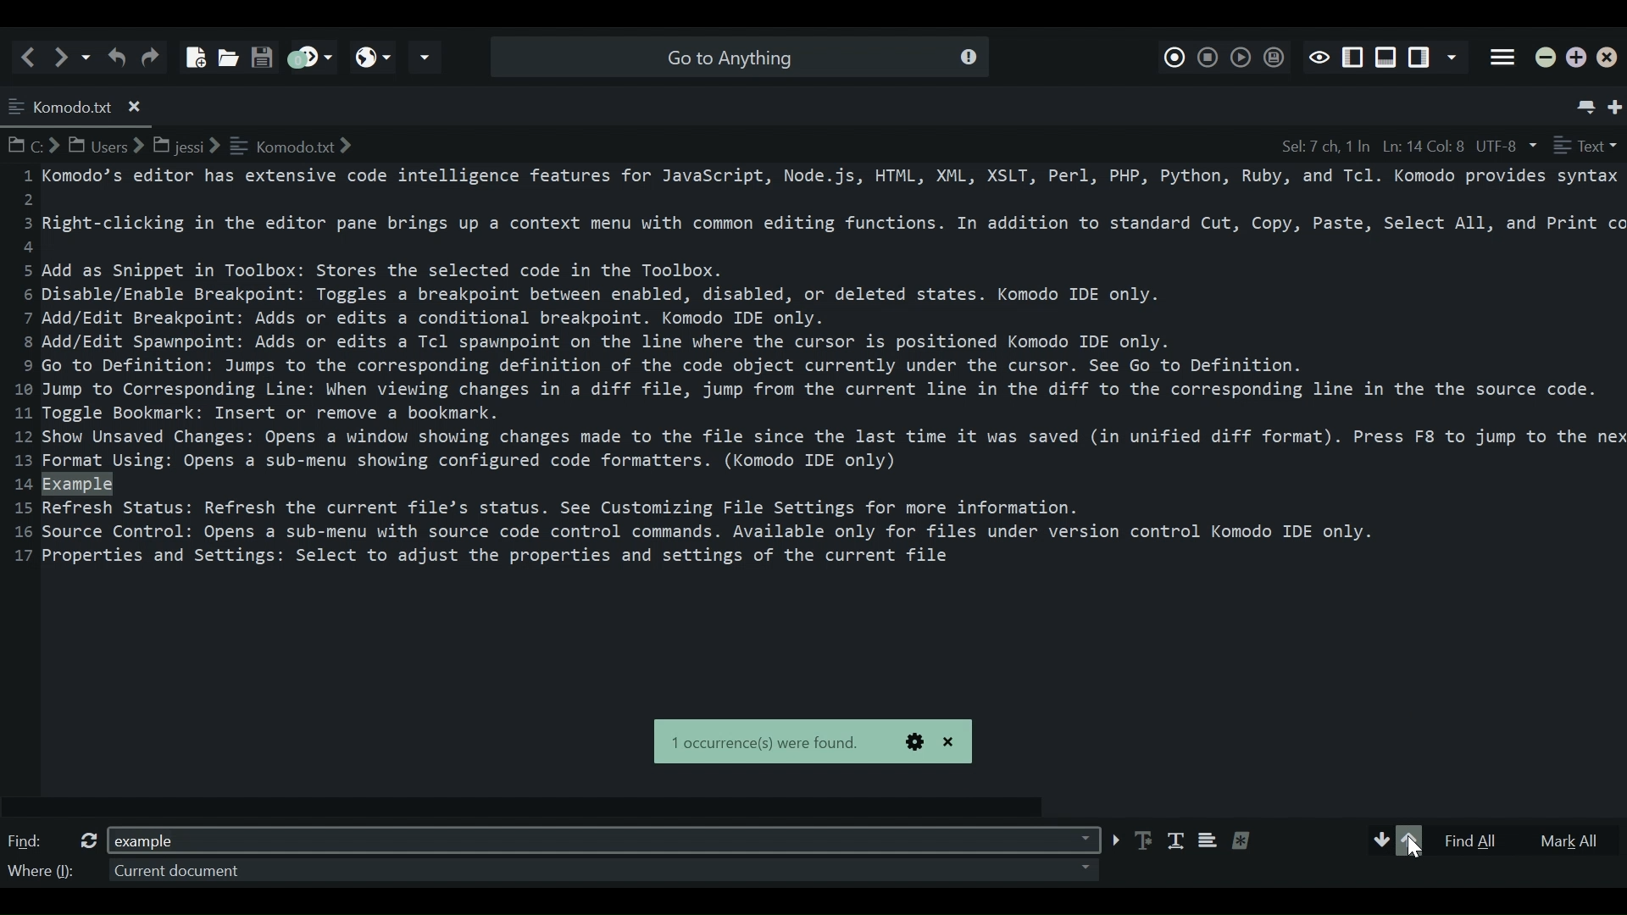 The width and height of the screenshot is (1627, 915). Describe the element at coordinates (1455, 58) in the screenshot. I see `Show specific Sidebar ` at that location.